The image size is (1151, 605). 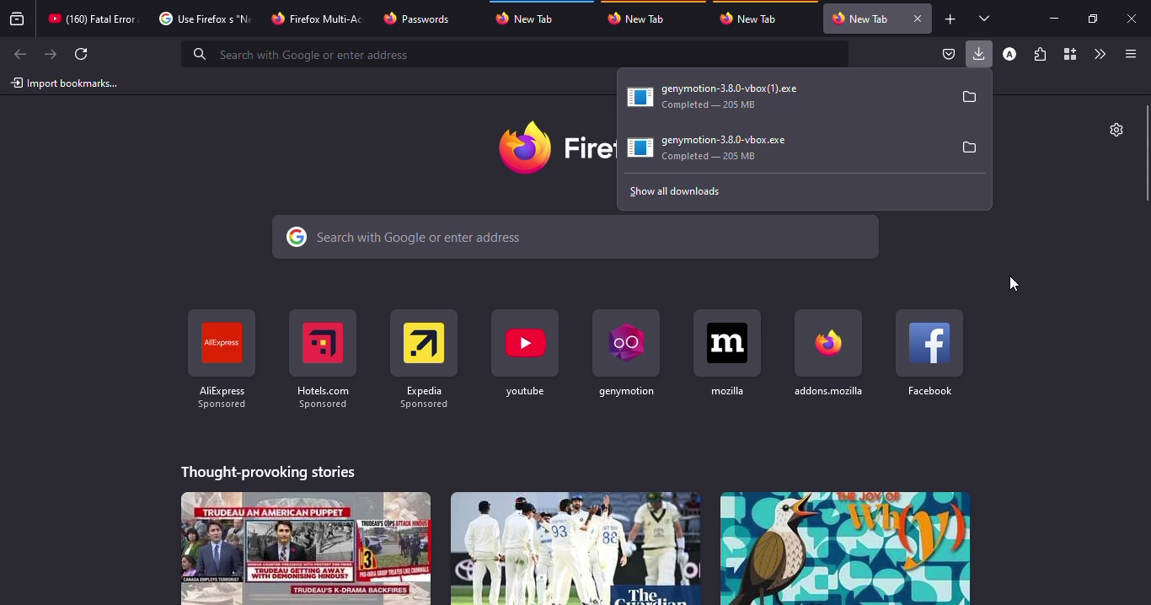 I want to click on tab, so click(x=202, y=19).